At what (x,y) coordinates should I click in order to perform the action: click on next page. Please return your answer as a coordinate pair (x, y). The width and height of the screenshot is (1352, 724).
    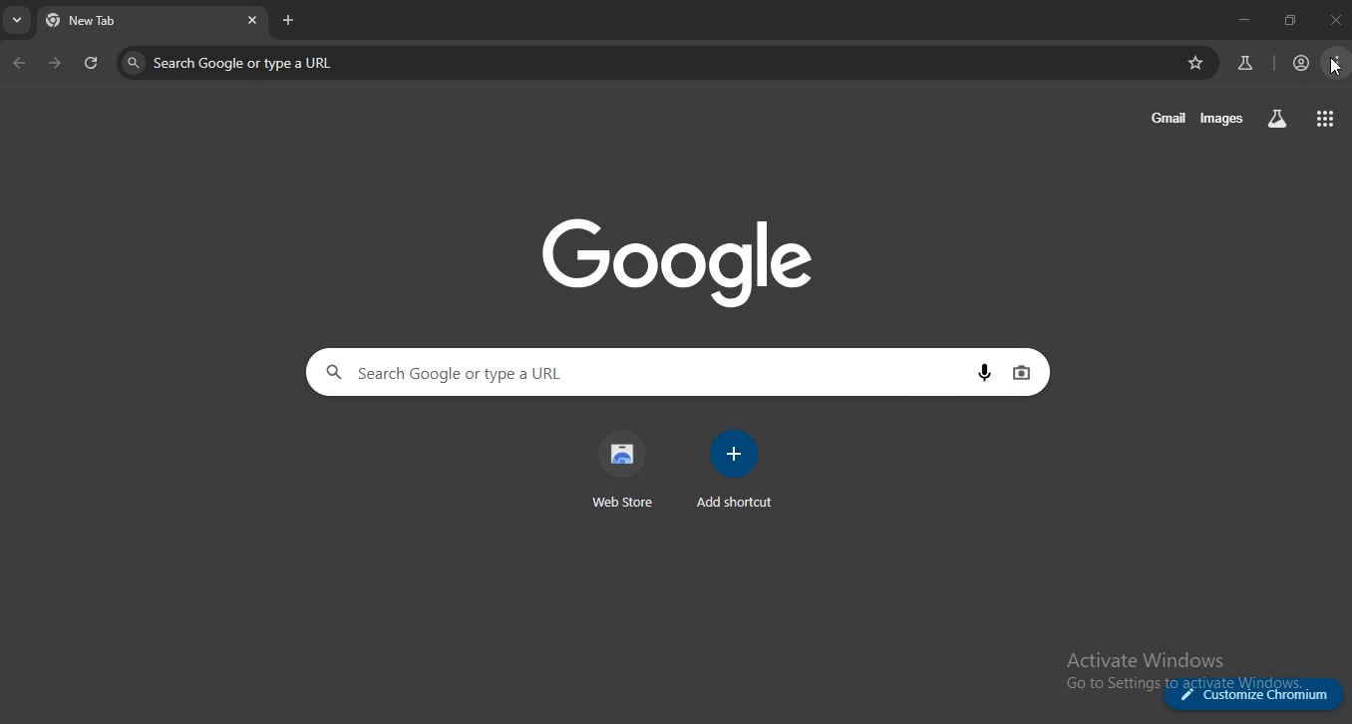
    Looking at the image, I should click on (56, 65).